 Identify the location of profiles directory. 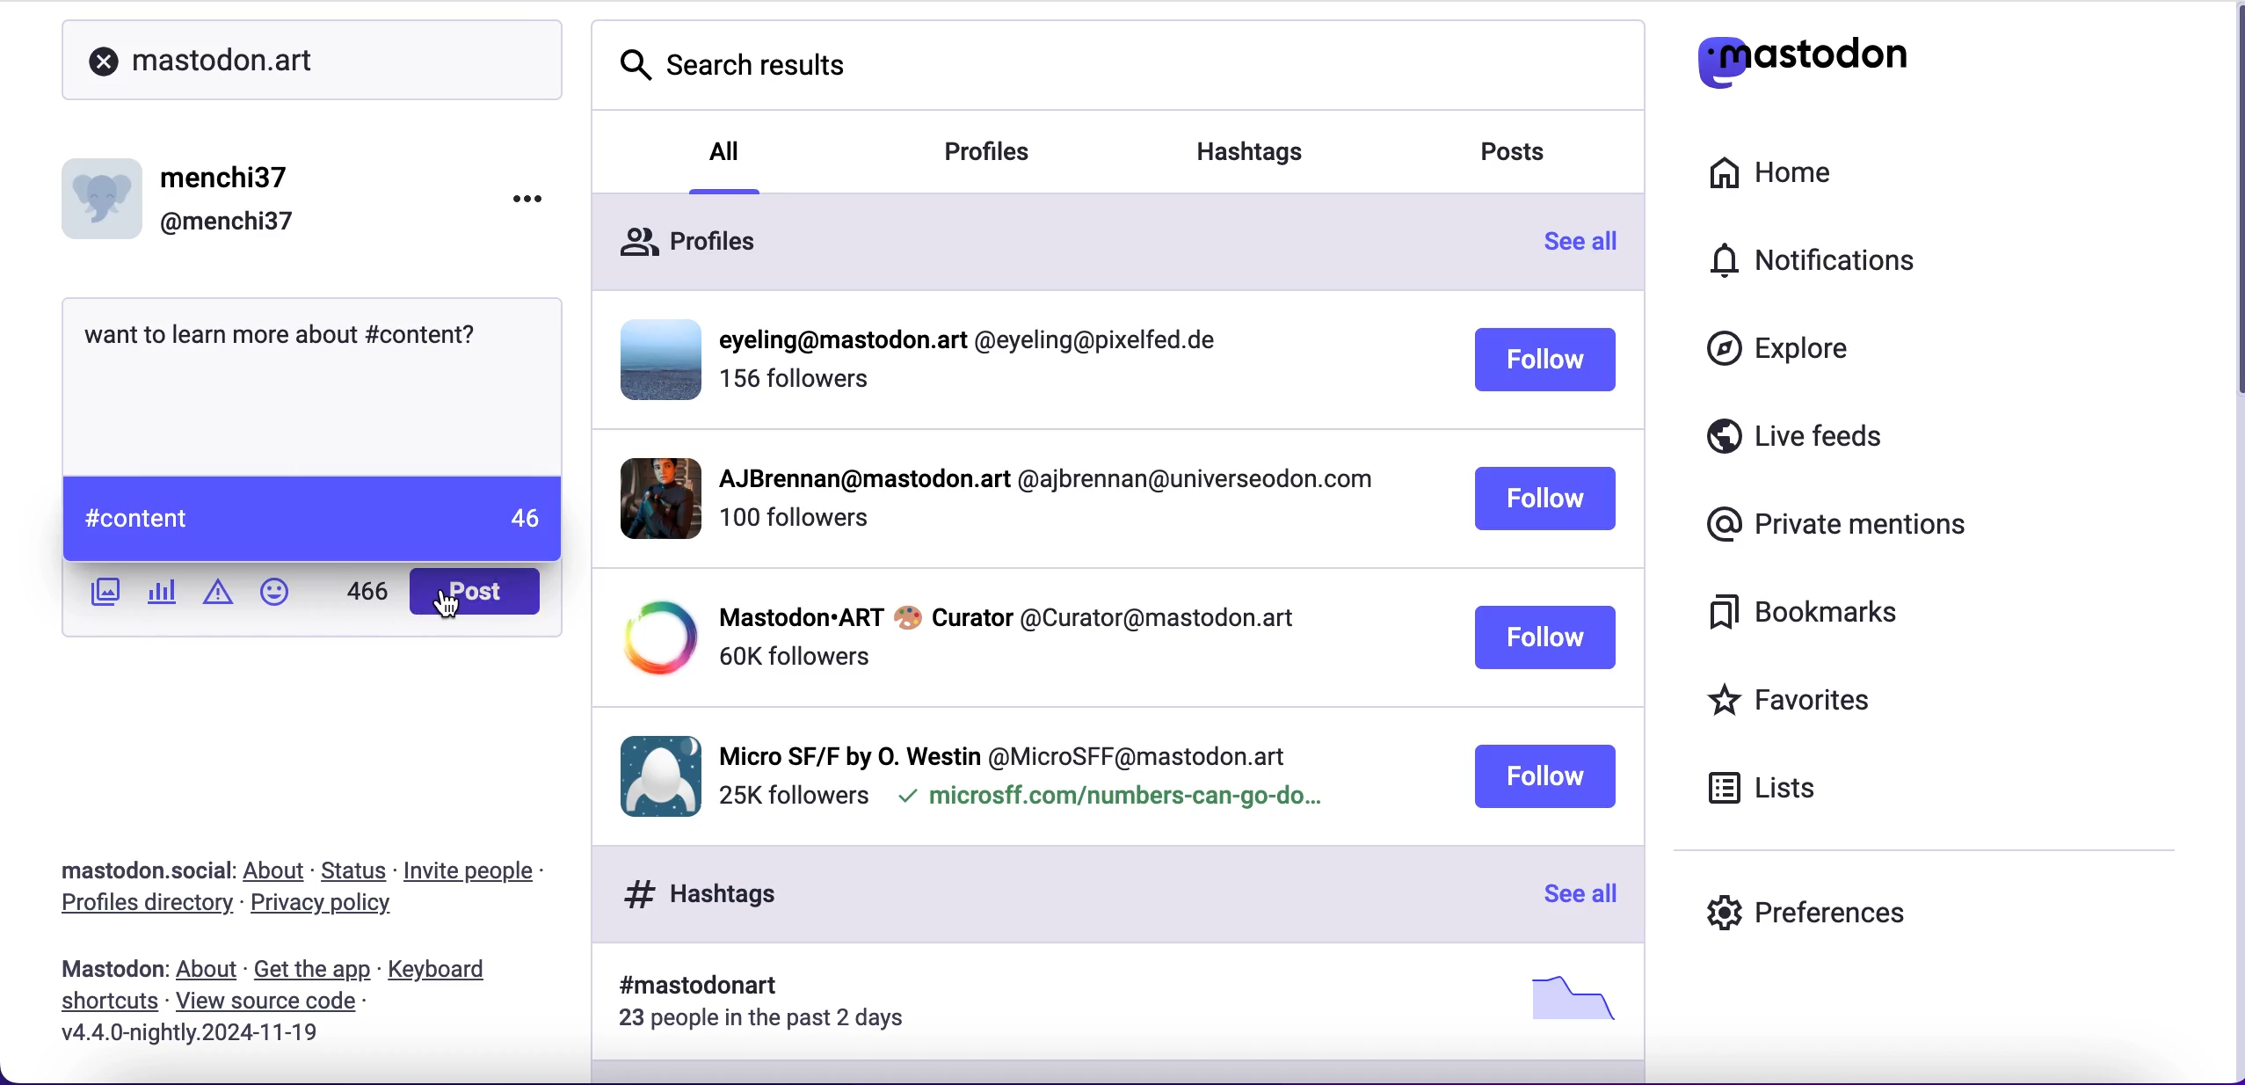
(141, 906).